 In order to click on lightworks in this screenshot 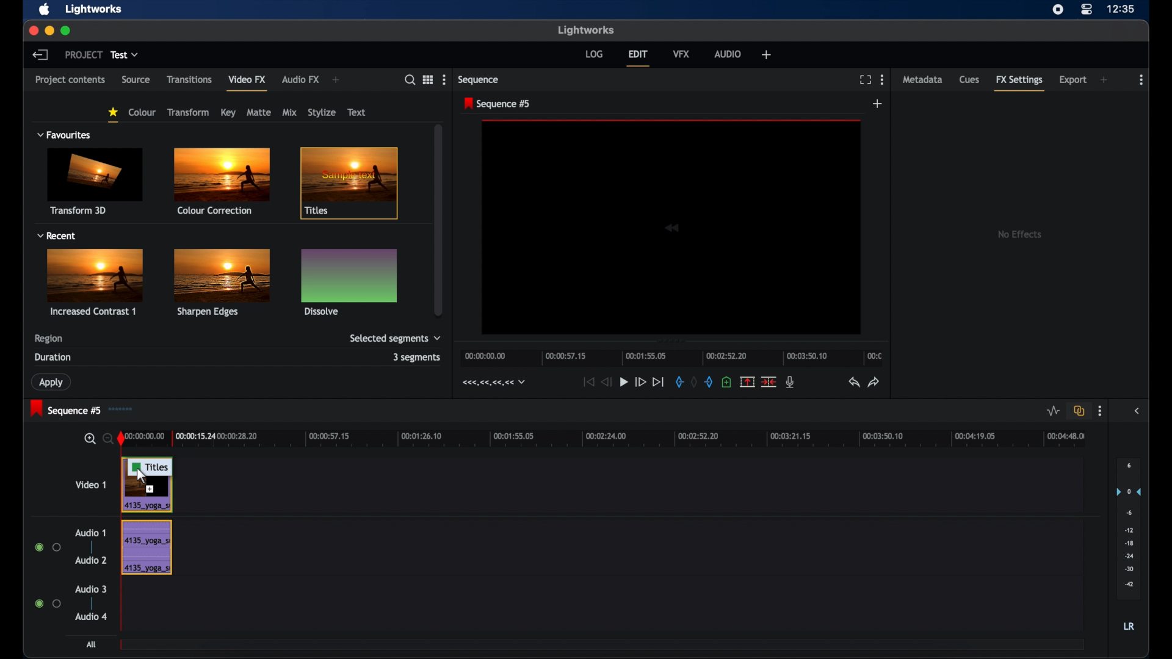, I will do `click(585, 30)`.